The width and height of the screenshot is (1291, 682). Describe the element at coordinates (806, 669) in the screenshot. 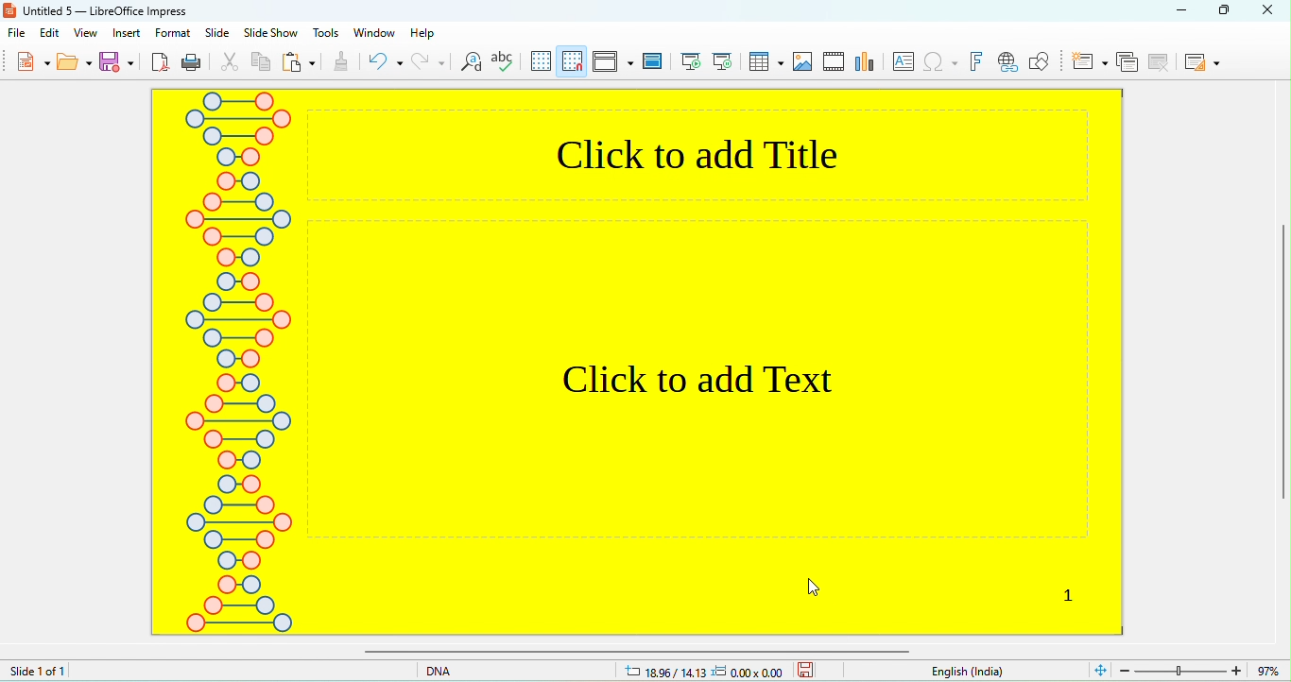

I see `save` at that location.